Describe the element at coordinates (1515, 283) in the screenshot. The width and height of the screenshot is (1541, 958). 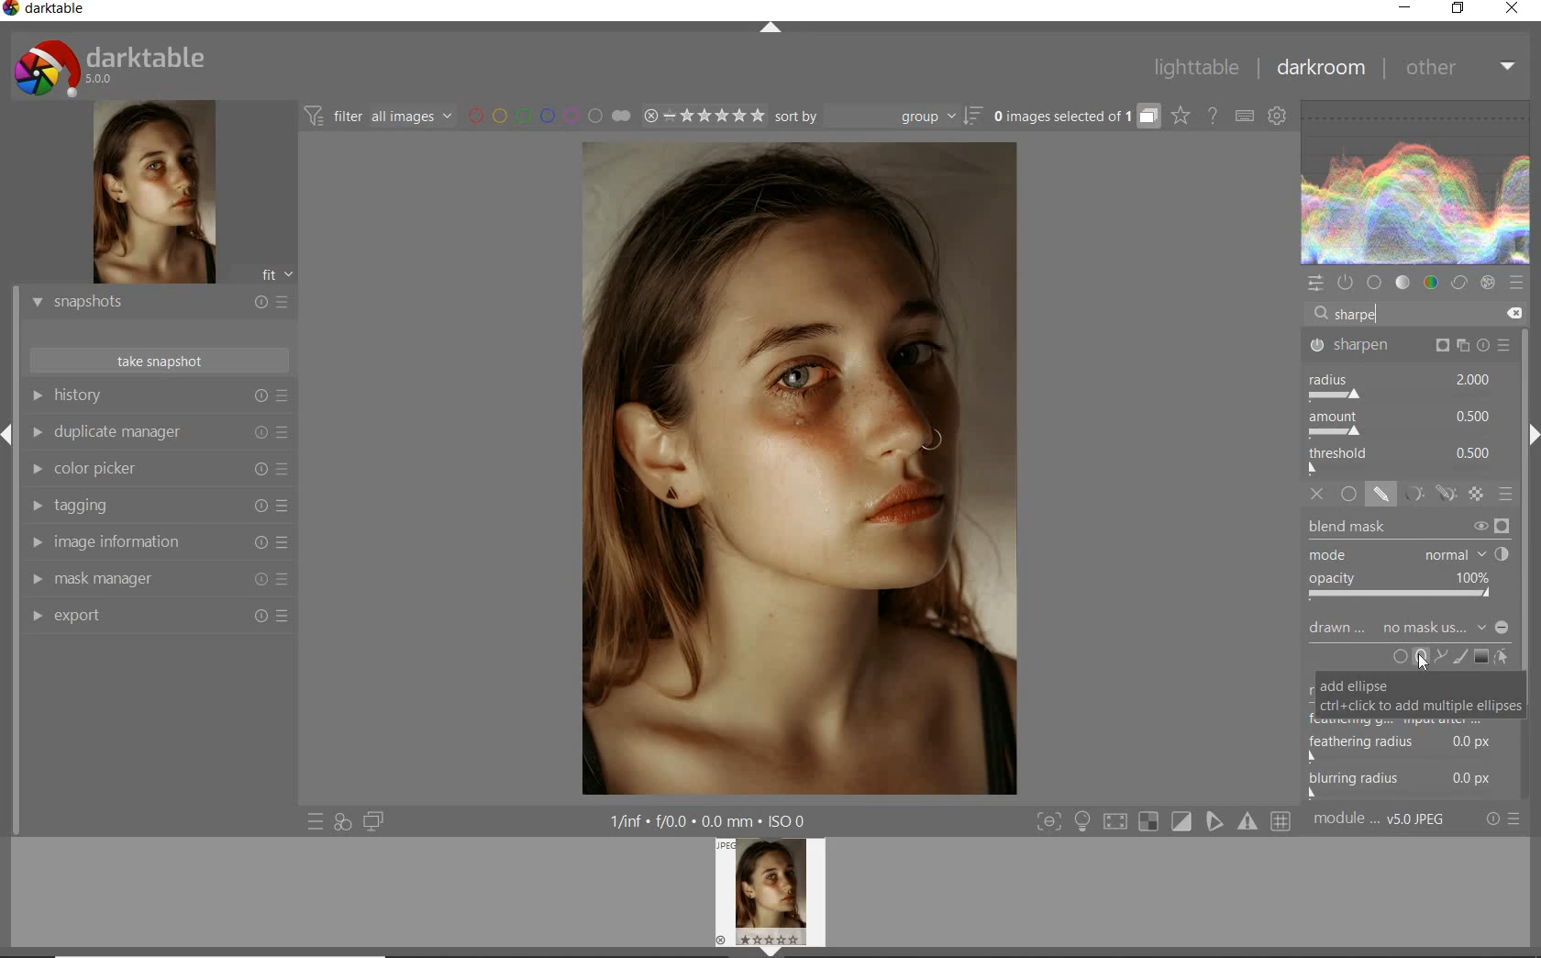
I see `presets` at that location.